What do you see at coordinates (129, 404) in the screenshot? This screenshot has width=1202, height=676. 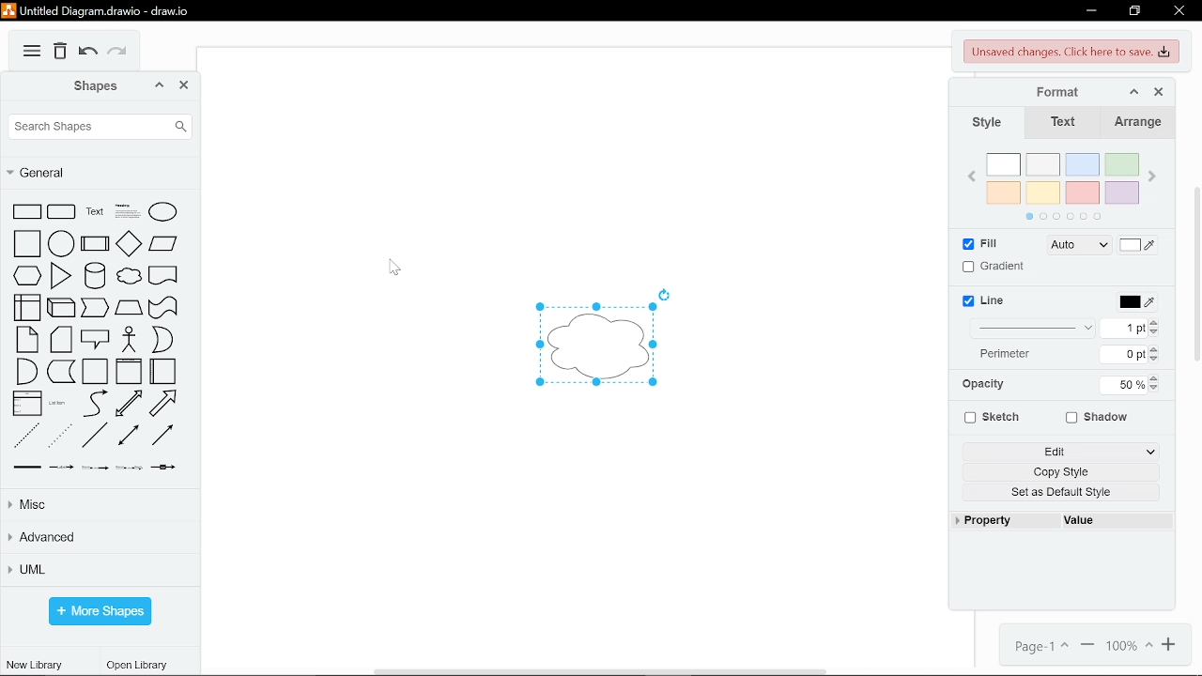 I see `bidirectional arrow` at bounding box center [129, 404].